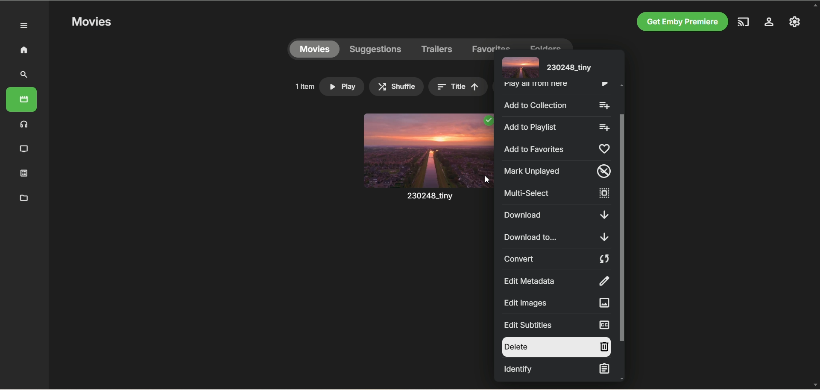 This screenshot has height=390, width=820. What do you see at coordinates (23, 49) in the screenshot?
I see `home` at bounding box center [23, 49].